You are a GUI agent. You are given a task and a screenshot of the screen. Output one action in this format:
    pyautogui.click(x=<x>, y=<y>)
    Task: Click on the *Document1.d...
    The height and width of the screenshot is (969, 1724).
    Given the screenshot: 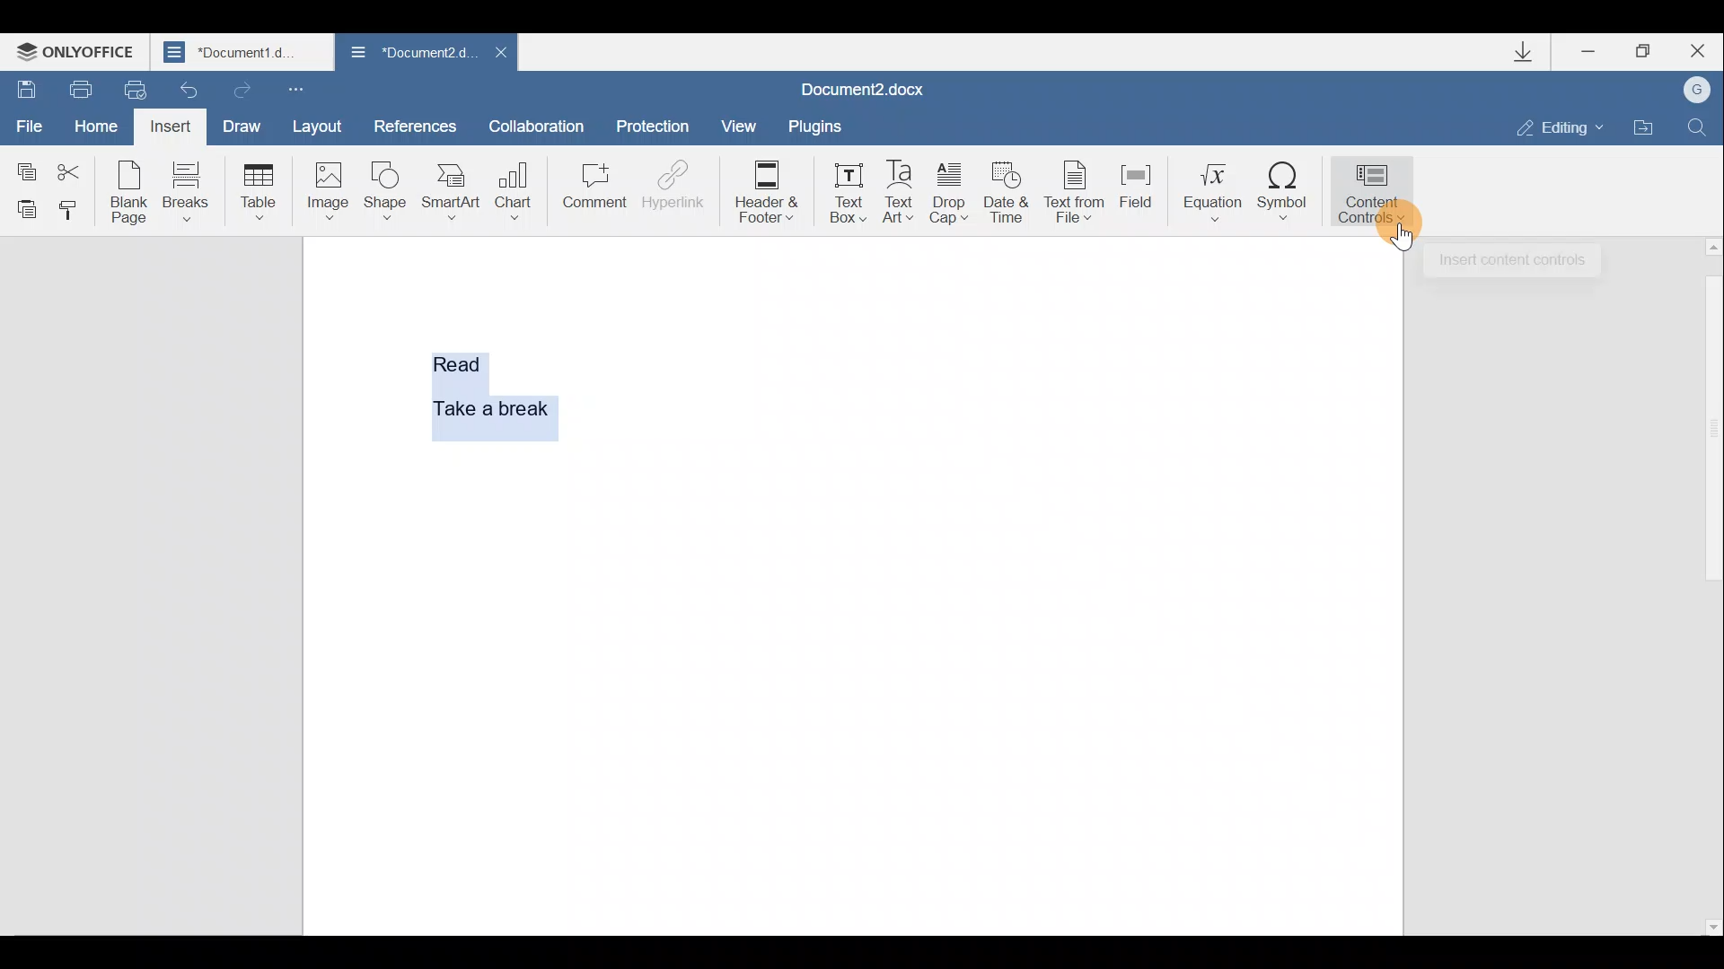 What is the action you would take?
    pyautogui.click(x=244, y=54)
    